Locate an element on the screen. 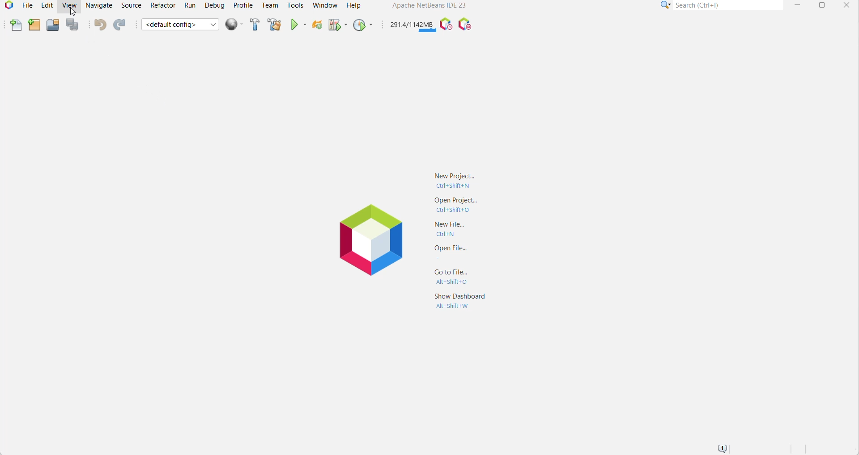  Profile Main Project is located at coordinates (362, 25).